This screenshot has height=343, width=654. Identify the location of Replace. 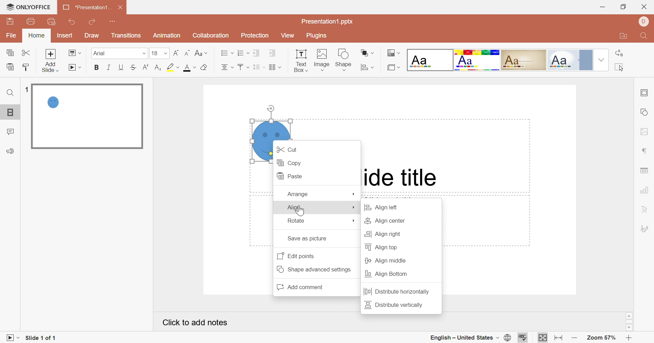
(620, 53).